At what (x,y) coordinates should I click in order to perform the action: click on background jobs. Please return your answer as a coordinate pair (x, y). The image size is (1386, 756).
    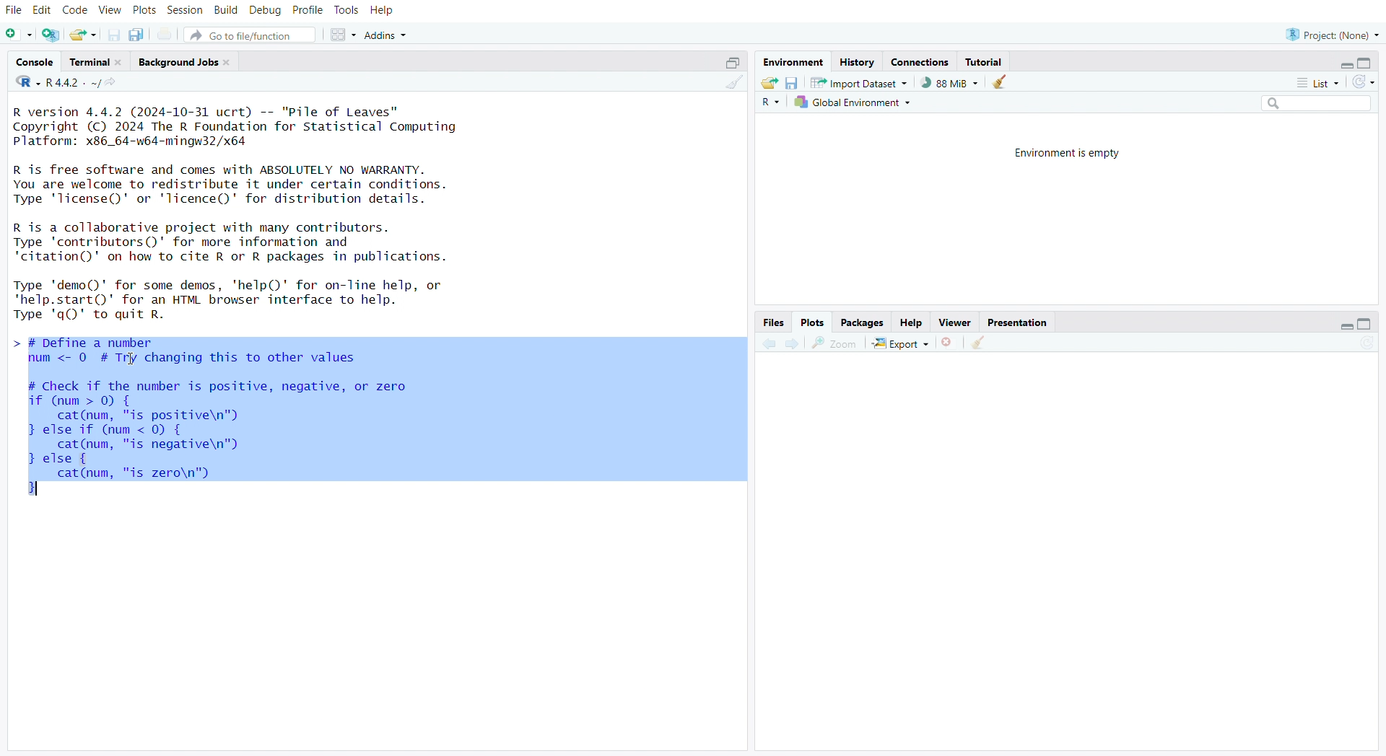
    Looking at the image, I should click on (188, 62).